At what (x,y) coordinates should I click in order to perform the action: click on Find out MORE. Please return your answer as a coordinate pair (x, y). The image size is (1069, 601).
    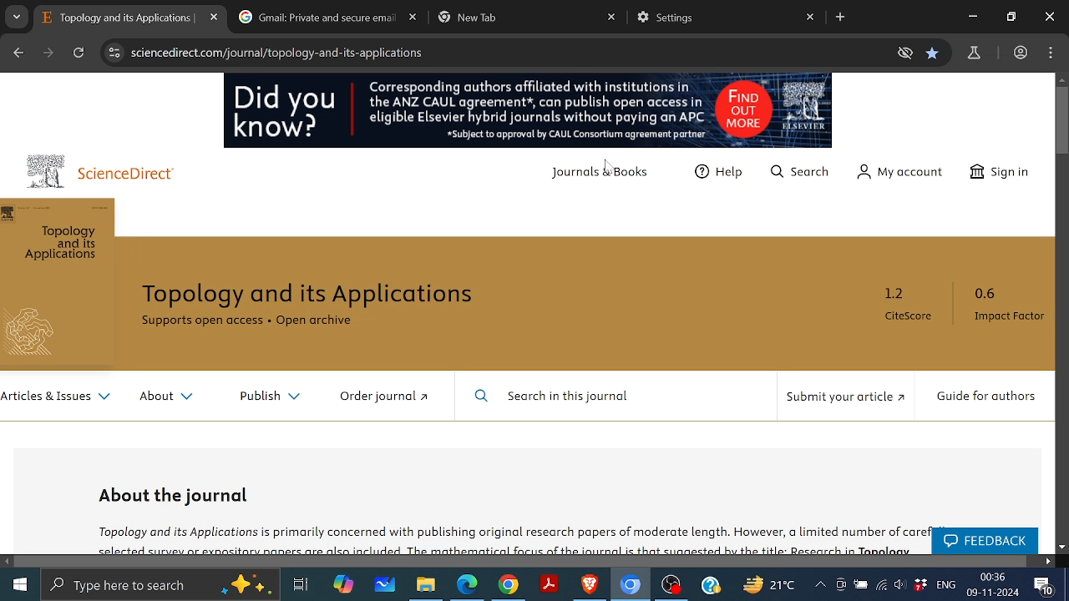
    Looking at the image, I should click on (743, 108).